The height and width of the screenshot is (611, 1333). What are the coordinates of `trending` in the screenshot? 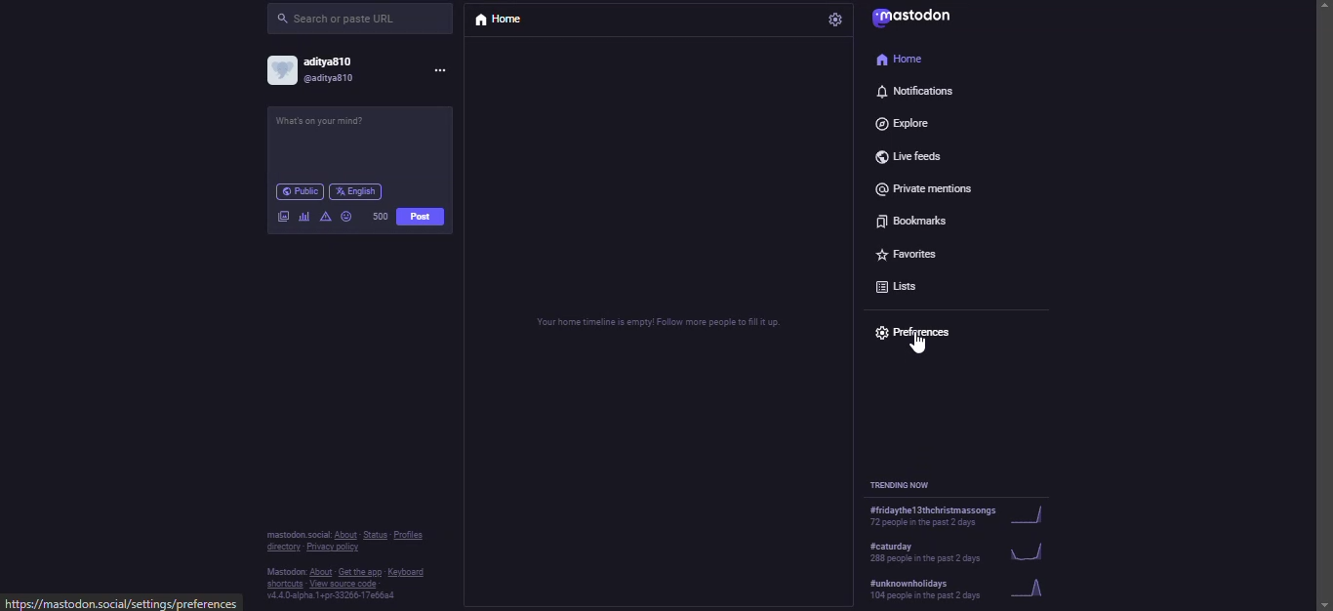 It's located at (973, 556).